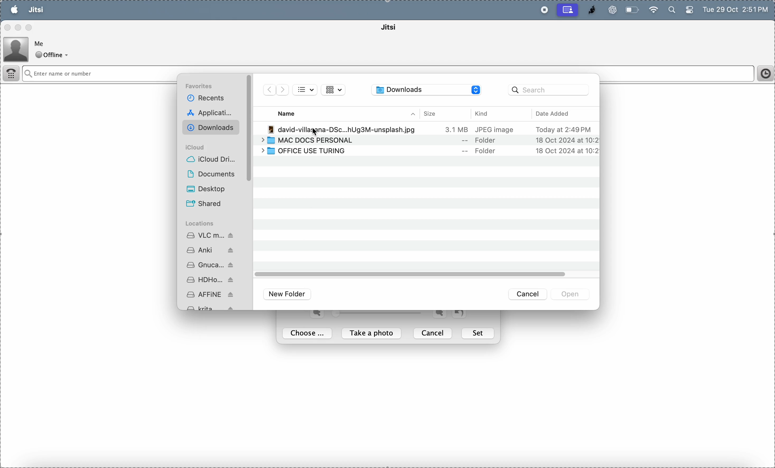 This screenshot has height=468, width=775. What do you see at coordinates (425, 151) in the screenshot?
I see `| > [1] OFFICE USE TURING -- Folder 18 Oct 2024 at 10:2]` at bounding box center [425, 151].